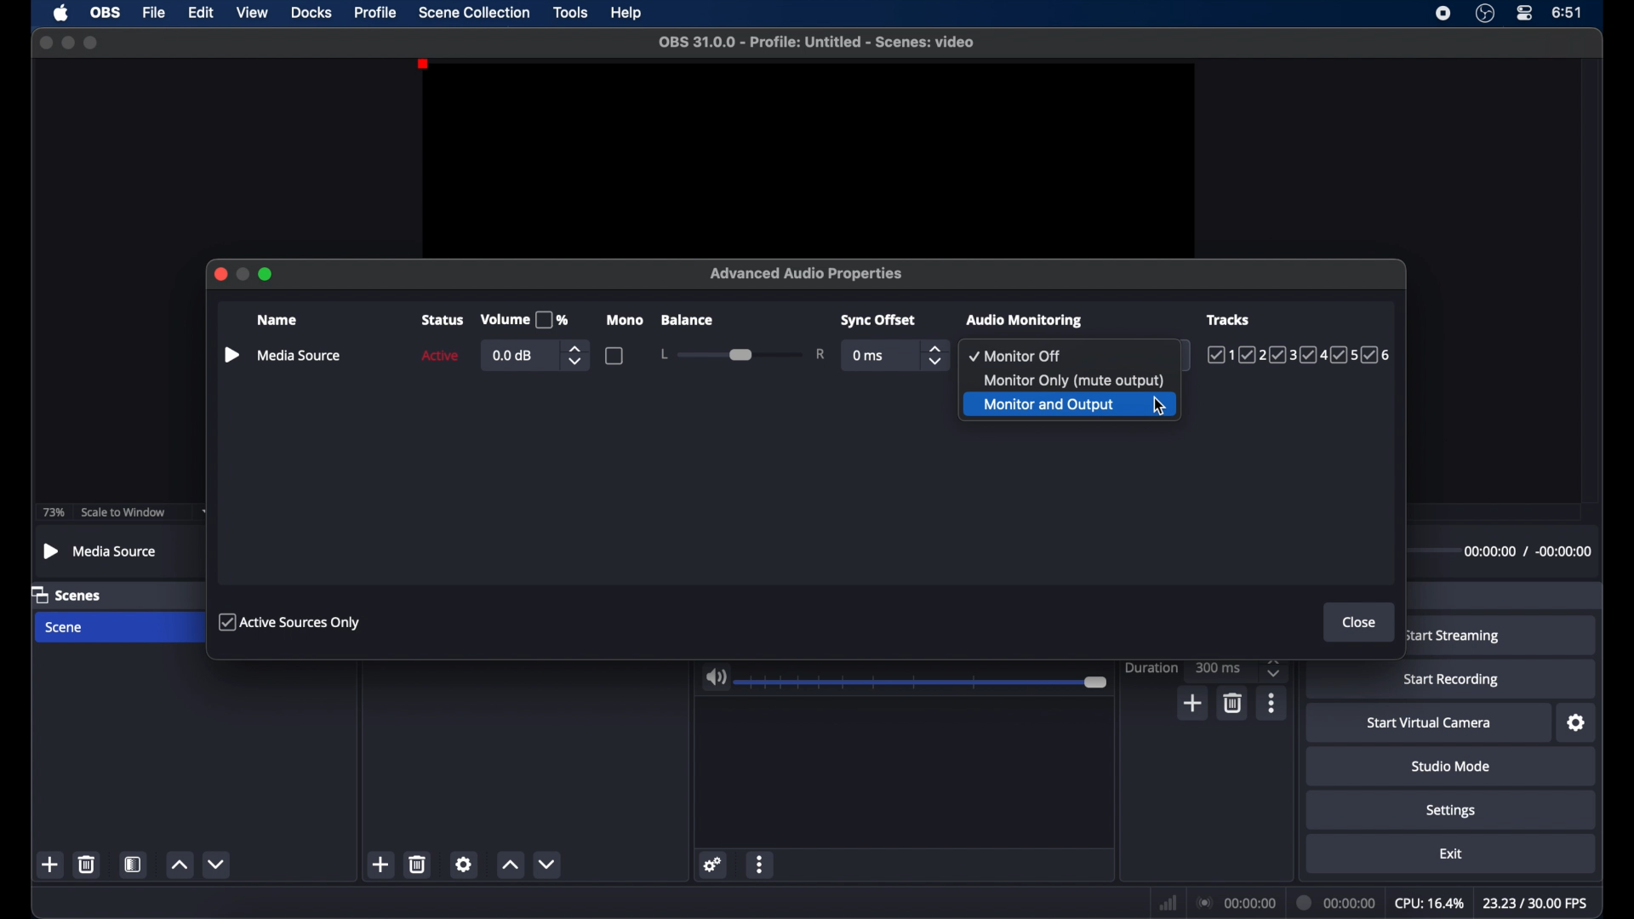  I want to click on scene filters, so click(134, 864).